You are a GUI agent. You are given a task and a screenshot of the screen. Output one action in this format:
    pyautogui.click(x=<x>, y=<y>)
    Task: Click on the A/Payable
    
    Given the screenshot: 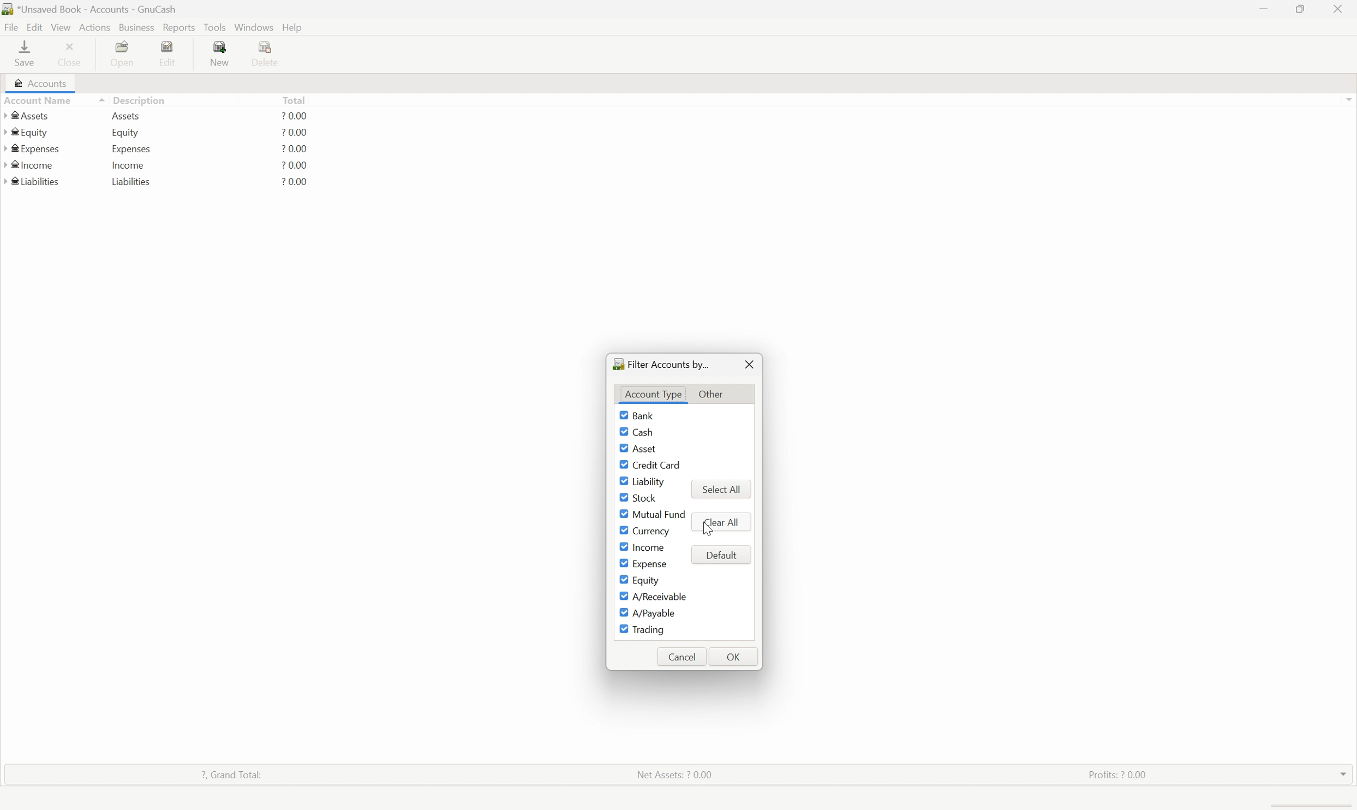 What is the action you would take?
    pyautogui.click(x=654, y=615)
    